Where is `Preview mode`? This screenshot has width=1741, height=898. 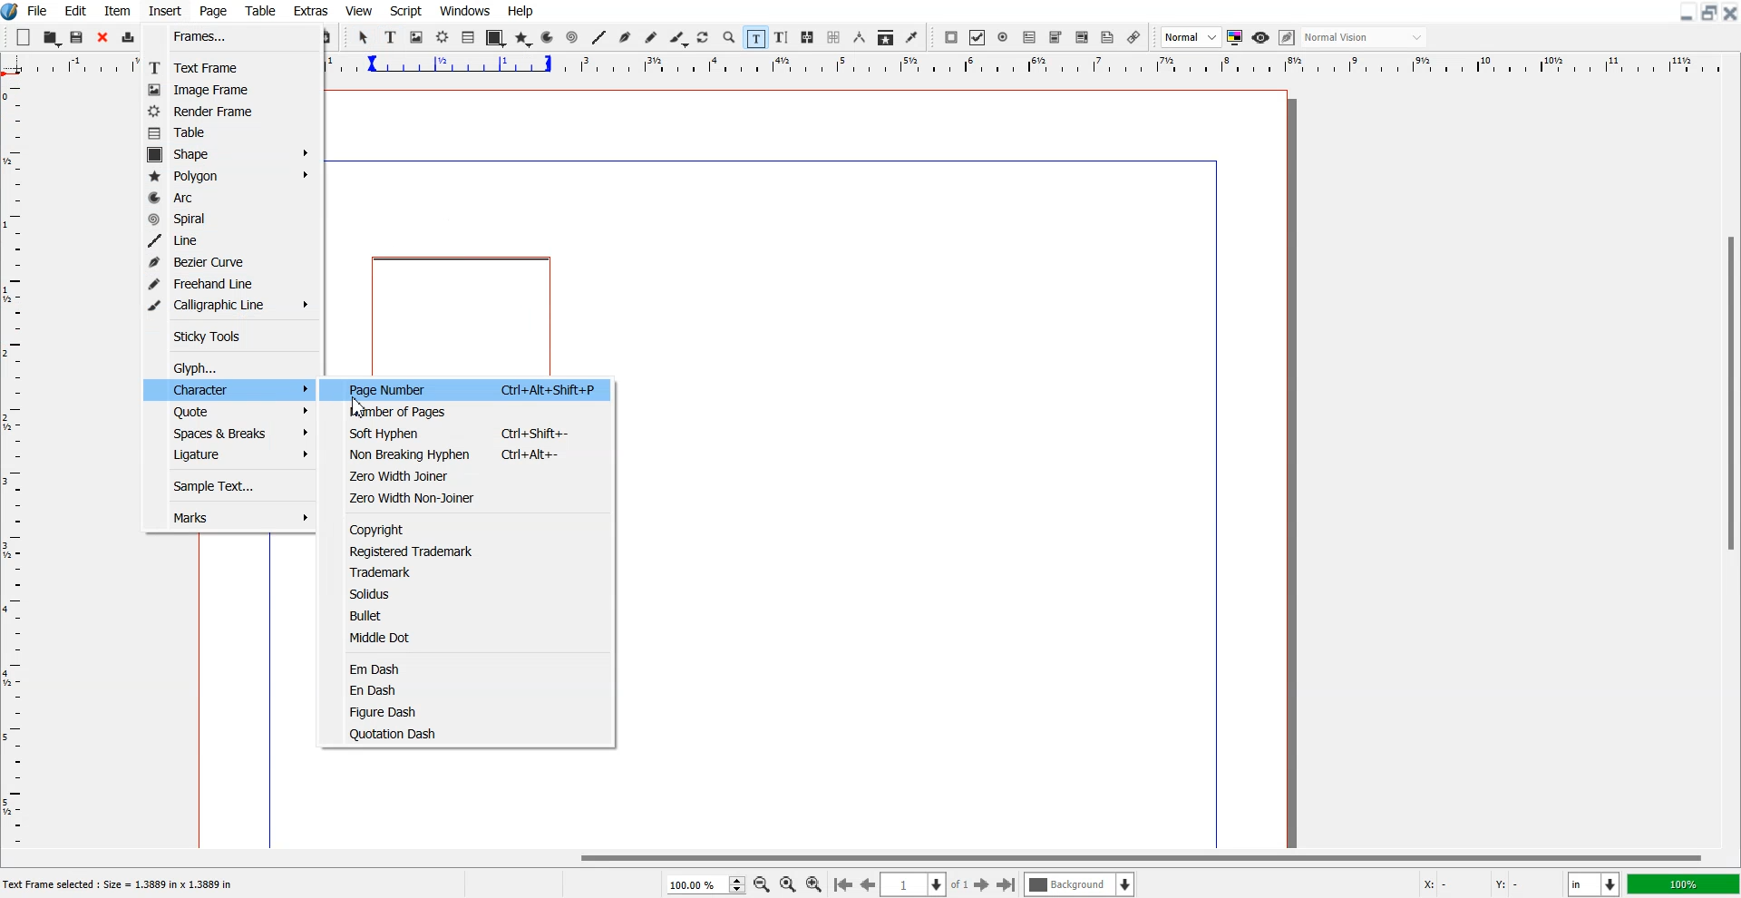
Preview mode is located at coordinates (1261, 37).